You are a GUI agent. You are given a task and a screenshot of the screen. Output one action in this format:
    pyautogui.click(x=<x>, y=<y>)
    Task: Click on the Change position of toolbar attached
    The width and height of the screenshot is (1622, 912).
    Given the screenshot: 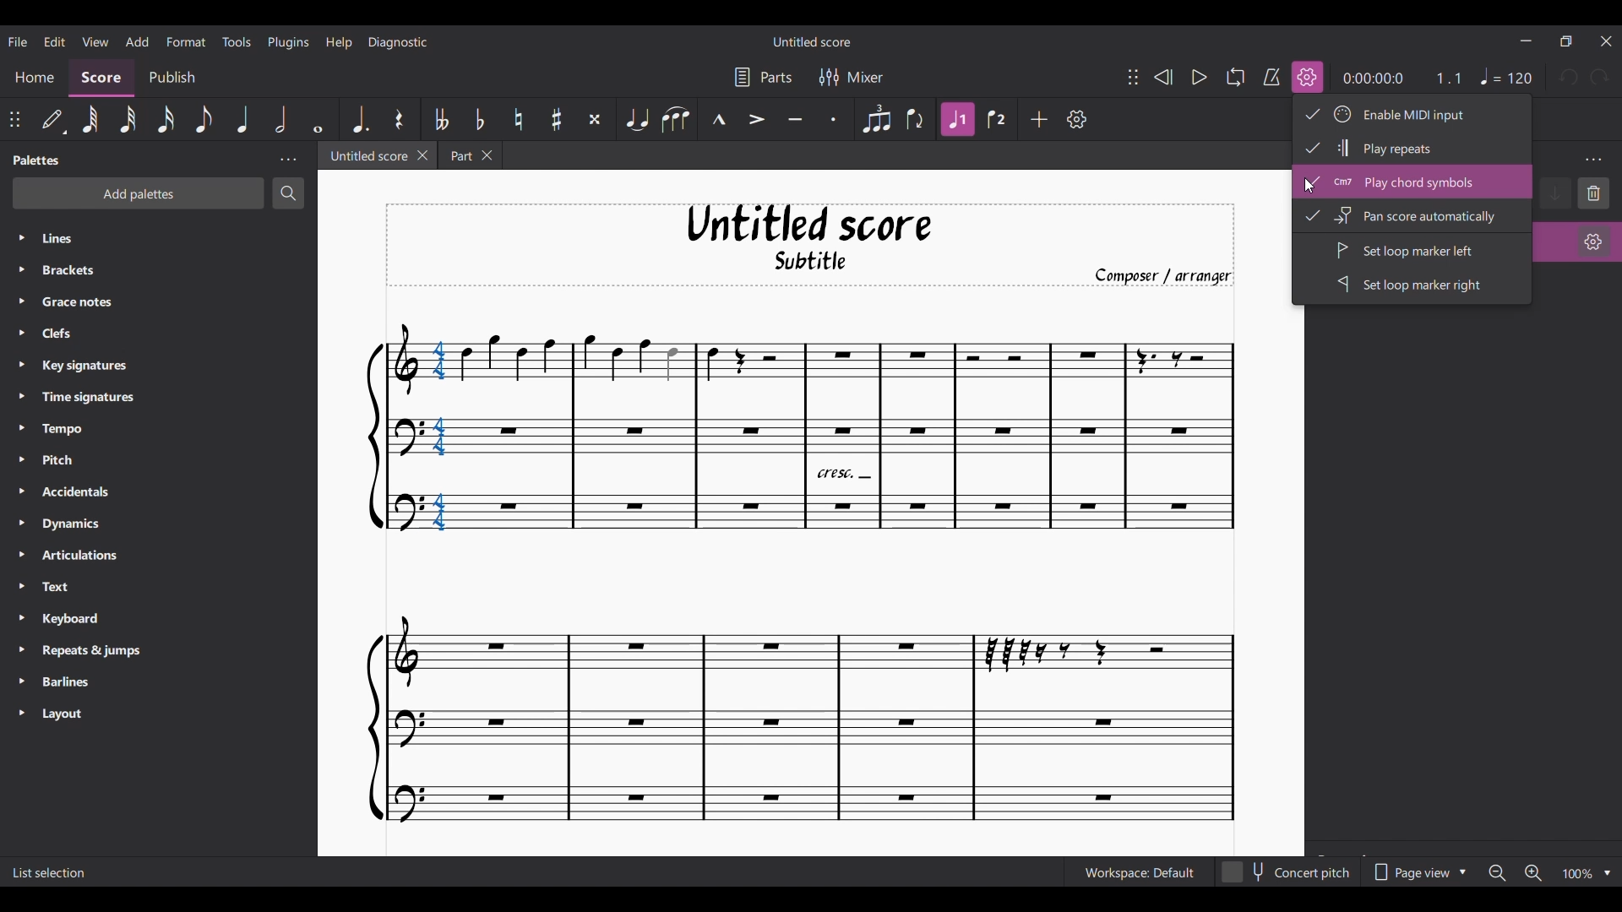 What is the action you would take?
    pyautogui.click(x=14, y=119)
    